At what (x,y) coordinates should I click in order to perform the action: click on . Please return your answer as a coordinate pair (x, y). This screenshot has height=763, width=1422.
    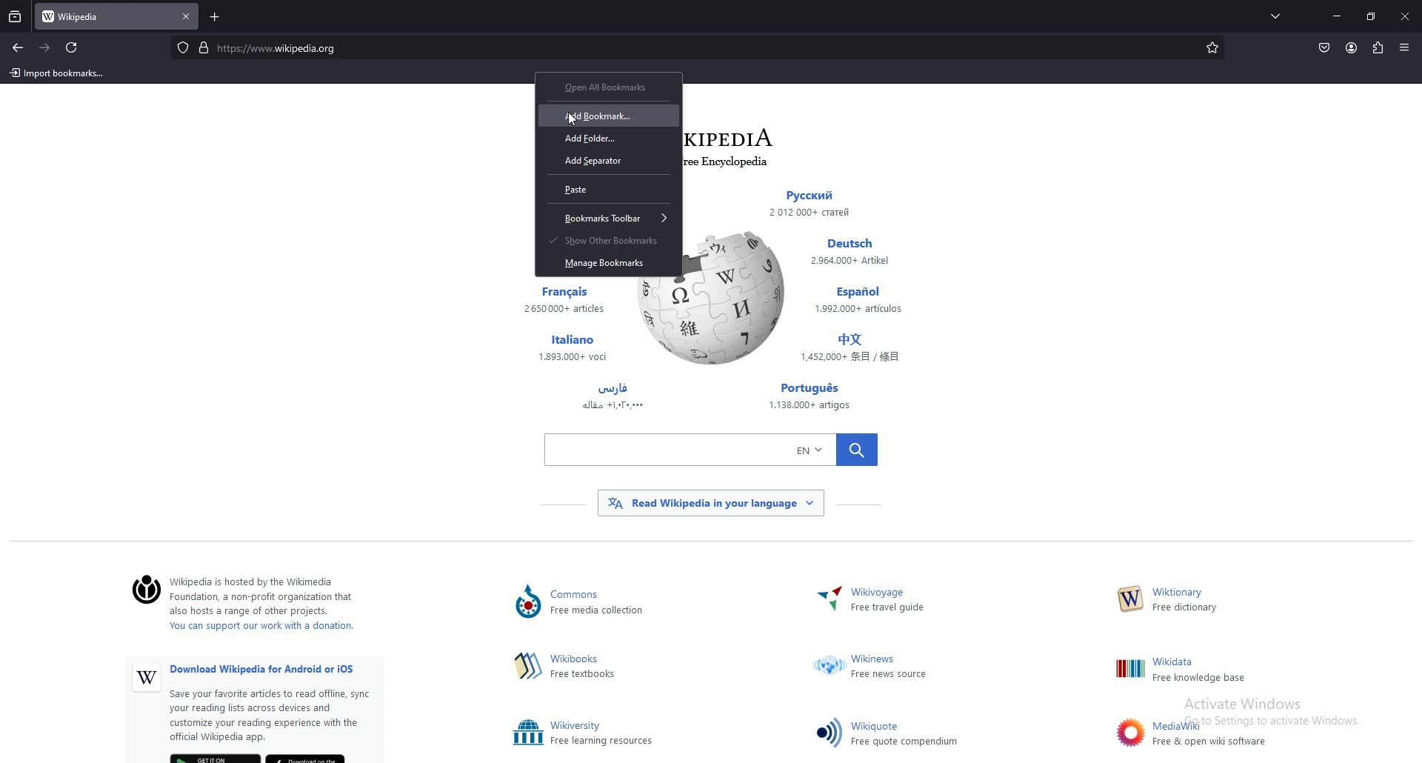
    Looking at the image, I should click on (861, 255).